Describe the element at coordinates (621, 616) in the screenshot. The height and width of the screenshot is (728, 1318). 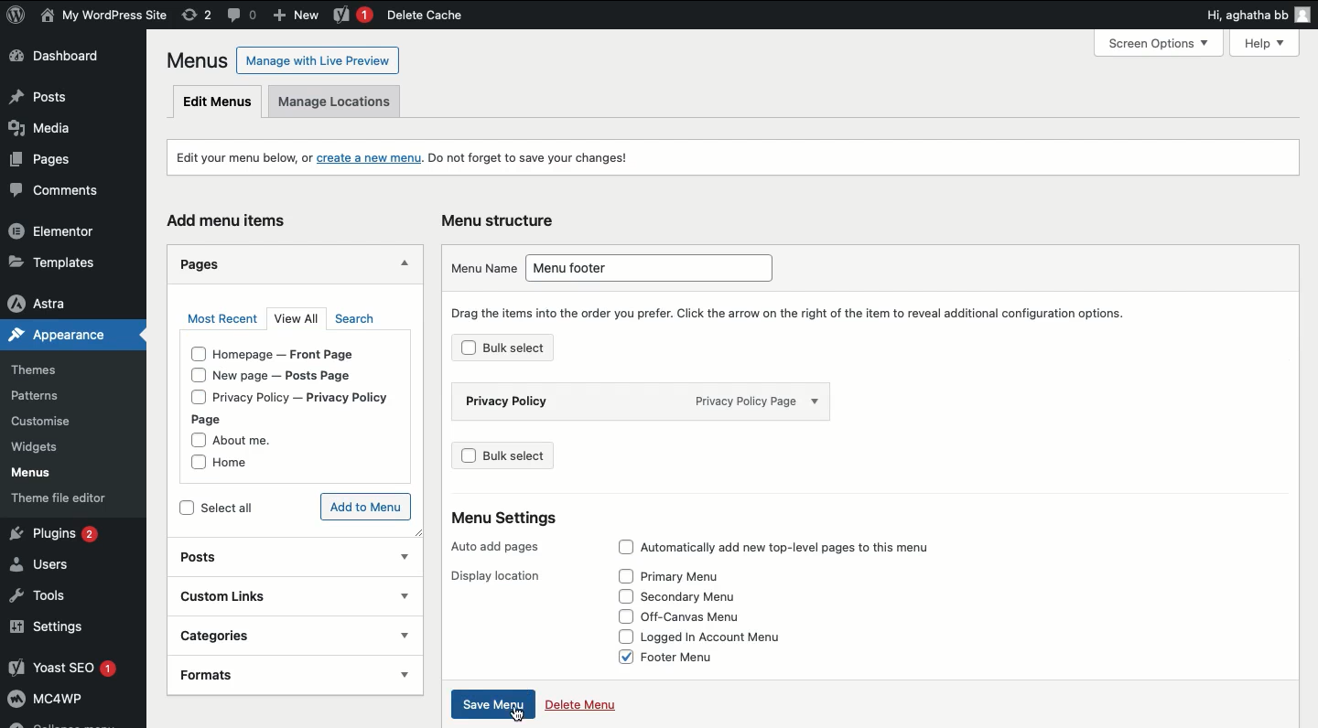
I see `Check box` at that location.